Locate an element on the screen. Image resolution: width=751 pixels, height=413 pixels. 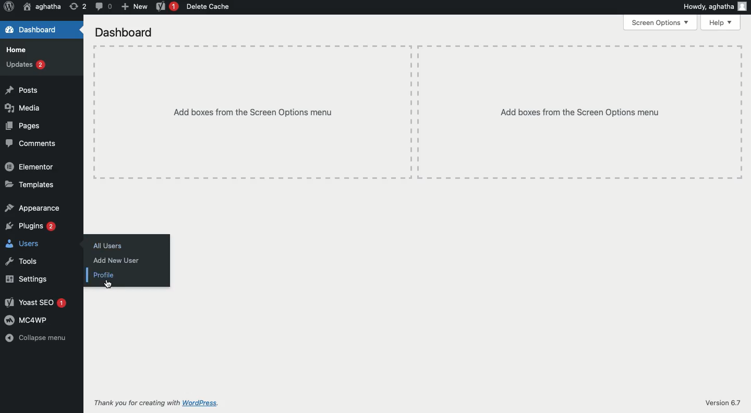
Tools is located at coordinates (19, 261).